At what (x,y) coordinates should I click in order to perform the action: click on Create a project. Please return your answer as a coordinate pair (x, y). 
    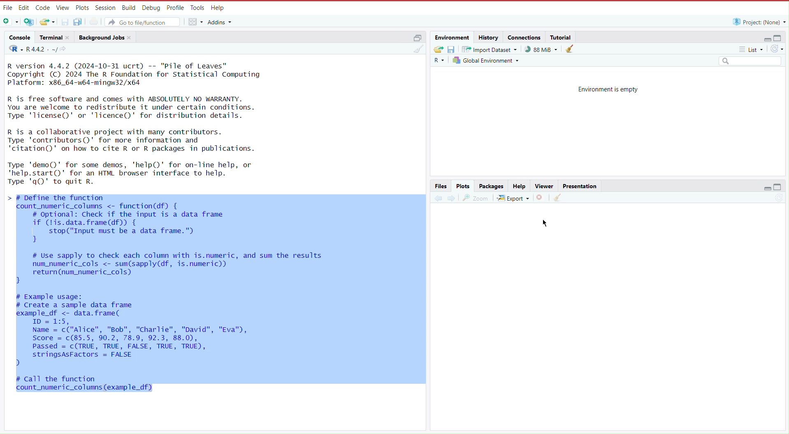
    Looking at the image, I should click on (30, 21).